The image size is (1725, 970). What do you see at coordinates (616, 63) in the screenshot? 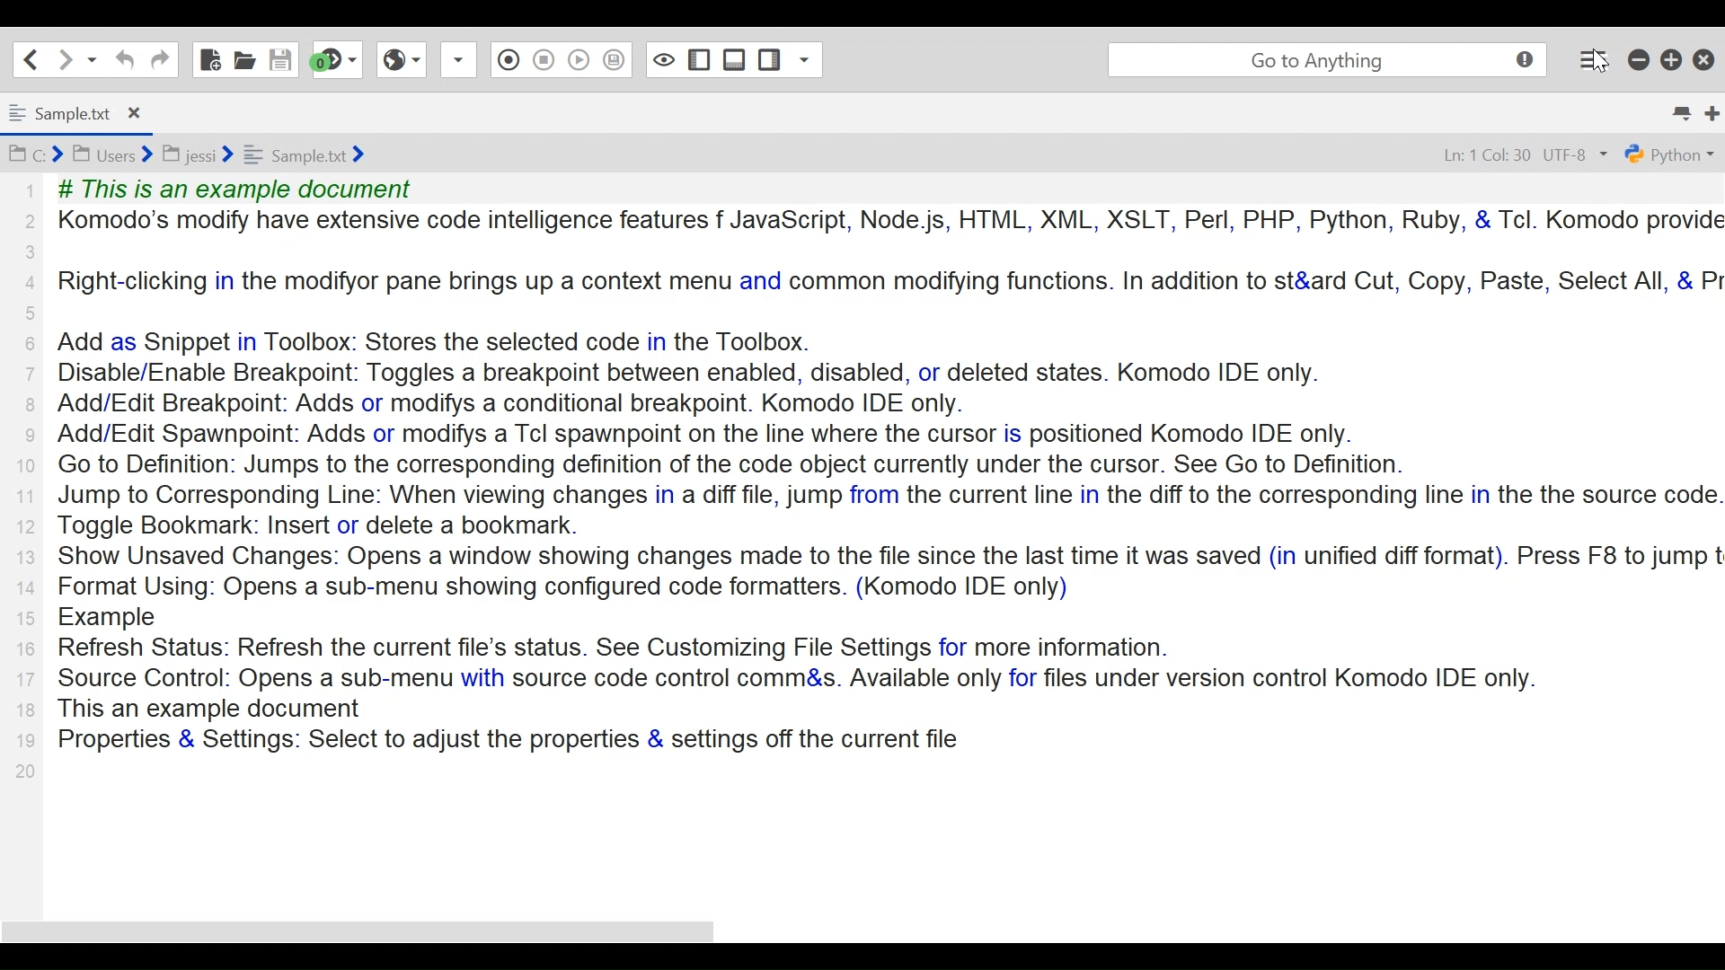
I see `Toggle Focus mode` at bounding box center [616, 63].